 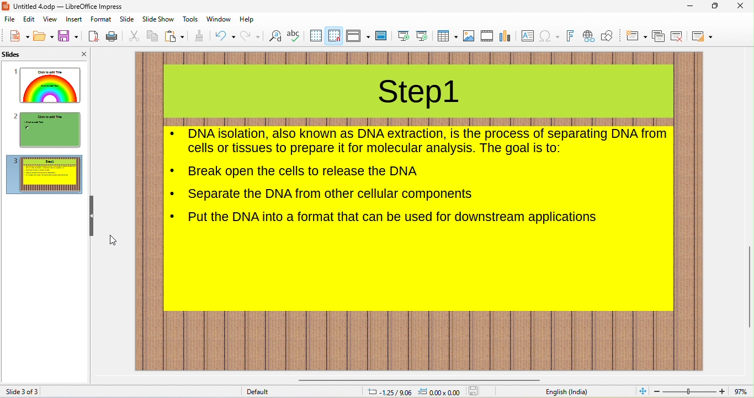 What do you see at coordinates (45, 175) in the screenshot?
I see `slide3` at bounding box center [45, 175].